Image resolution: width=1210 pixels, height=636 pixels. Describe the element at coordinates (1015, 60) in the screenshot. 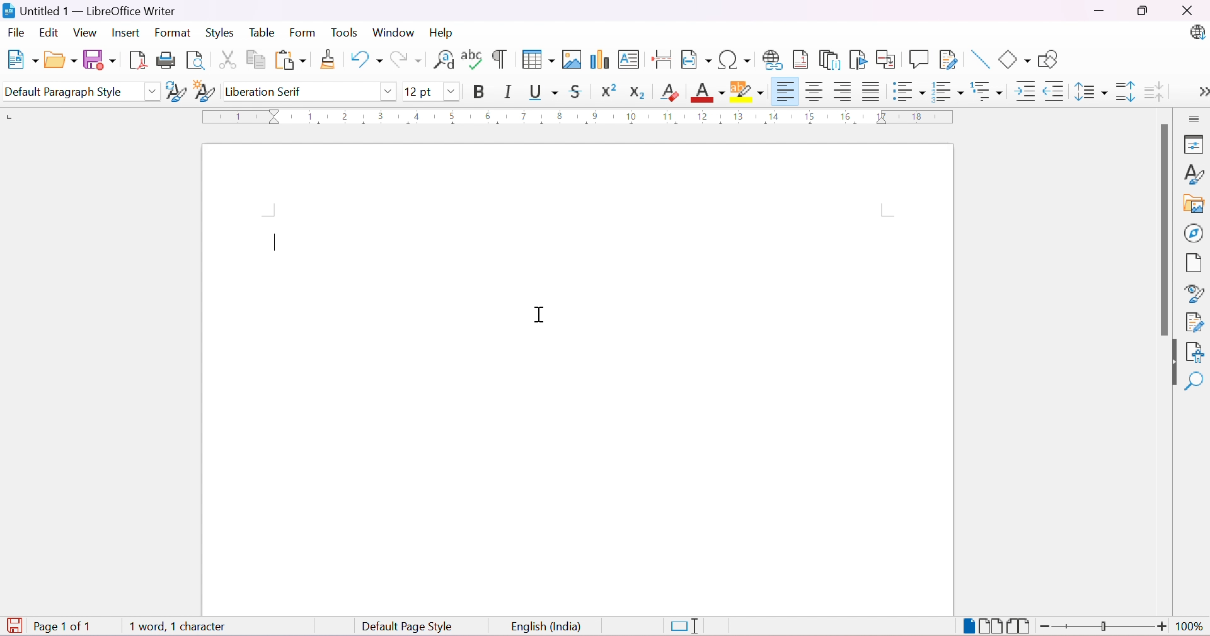

I see `Basic Shapes` at that location.